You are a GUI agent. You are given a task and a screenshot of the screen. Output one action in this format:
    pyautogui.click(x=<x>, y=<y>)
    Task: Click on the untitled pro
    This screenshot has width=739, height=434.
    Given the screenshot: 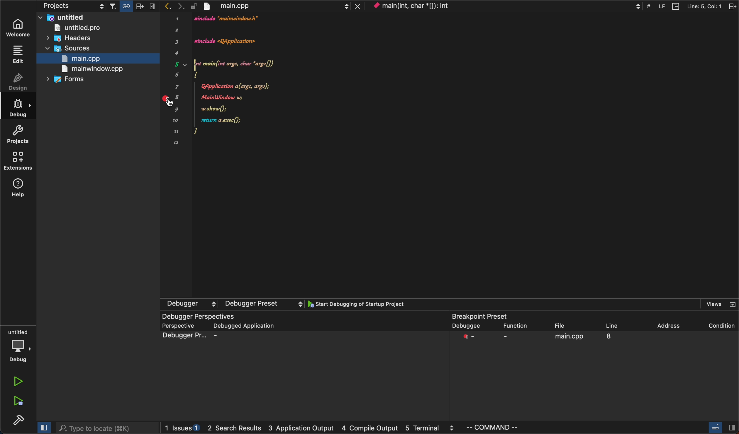 What is the action you would take?
    pyautogui.click(x=89, y=28)
    